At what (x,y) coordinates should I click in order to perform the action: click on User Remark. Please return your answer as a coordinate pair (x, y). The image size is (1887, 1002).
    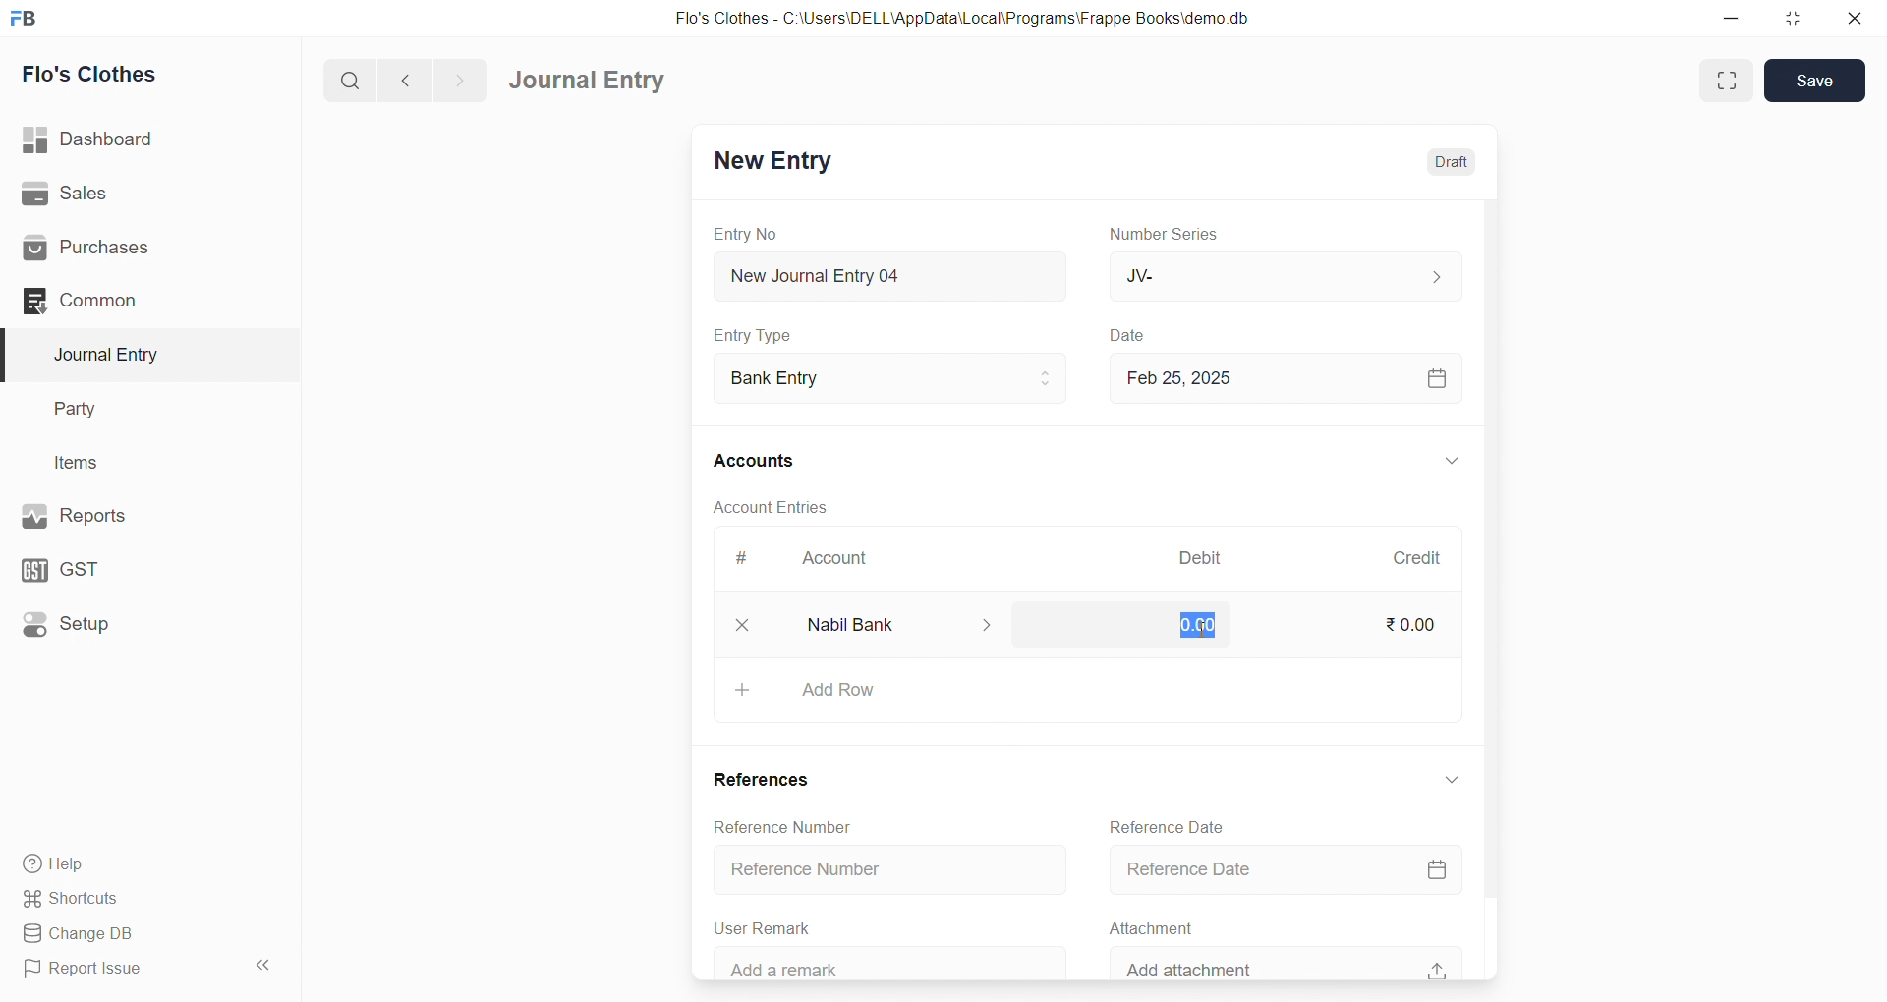
    Looking at the image, I should click on (757, 925).